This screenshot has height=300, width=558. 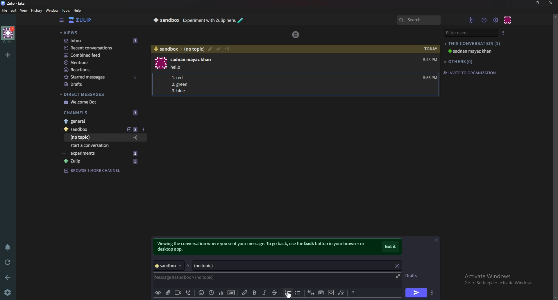 What do you see at coordinates (24, 11) in the screenshot?
I see `View` at bounding box center [24, 11].